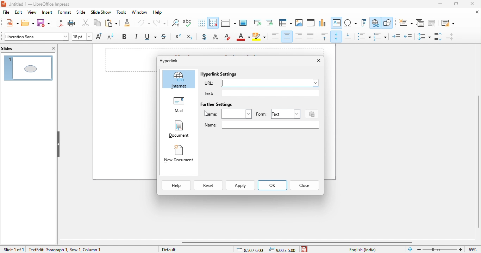 This screenshot has width=481, height=253. I want to click on slide layout, so click(447, 22).